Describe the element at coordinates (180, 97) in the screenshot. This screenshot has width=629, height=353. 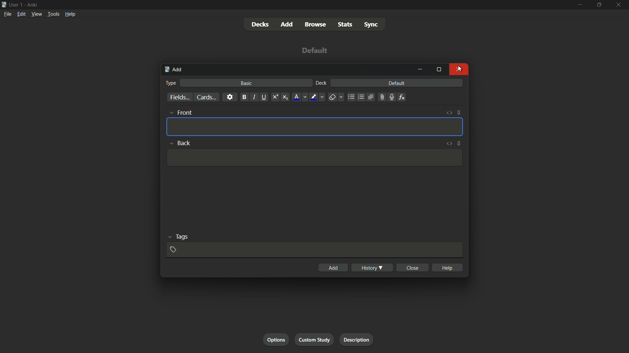
I see `fields` at that location.